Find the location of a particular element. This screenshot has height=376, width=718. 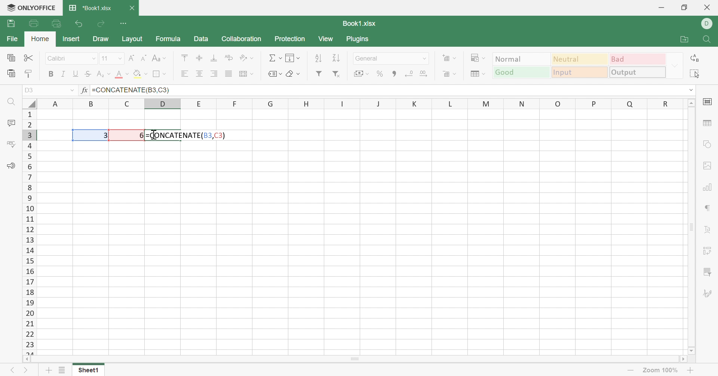

=CONCATENATE(B3,C3) is located at coordinates (131, 90).